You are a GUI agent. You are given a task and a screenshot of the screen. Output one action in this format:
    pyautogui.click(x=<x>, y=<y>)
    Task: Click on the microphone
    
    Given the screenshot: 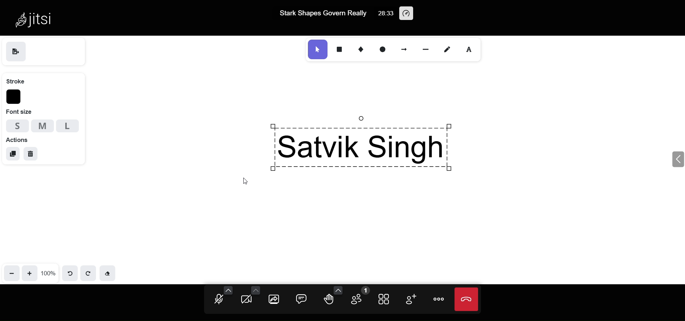 What is the action you would take?
    pyautogui.click(x=218, y=301)
    